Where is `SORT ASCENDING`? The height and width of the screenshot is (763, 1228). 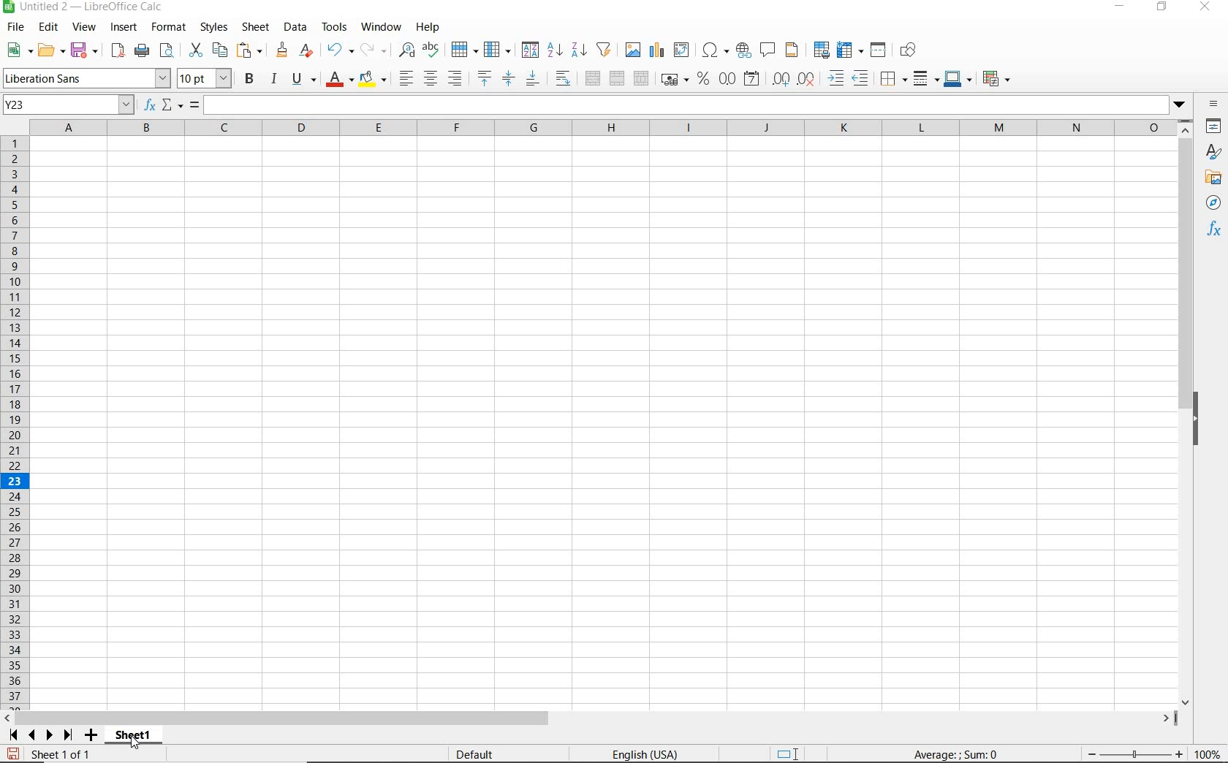
SORT ASCENDING is located at coordinates (556, 50).